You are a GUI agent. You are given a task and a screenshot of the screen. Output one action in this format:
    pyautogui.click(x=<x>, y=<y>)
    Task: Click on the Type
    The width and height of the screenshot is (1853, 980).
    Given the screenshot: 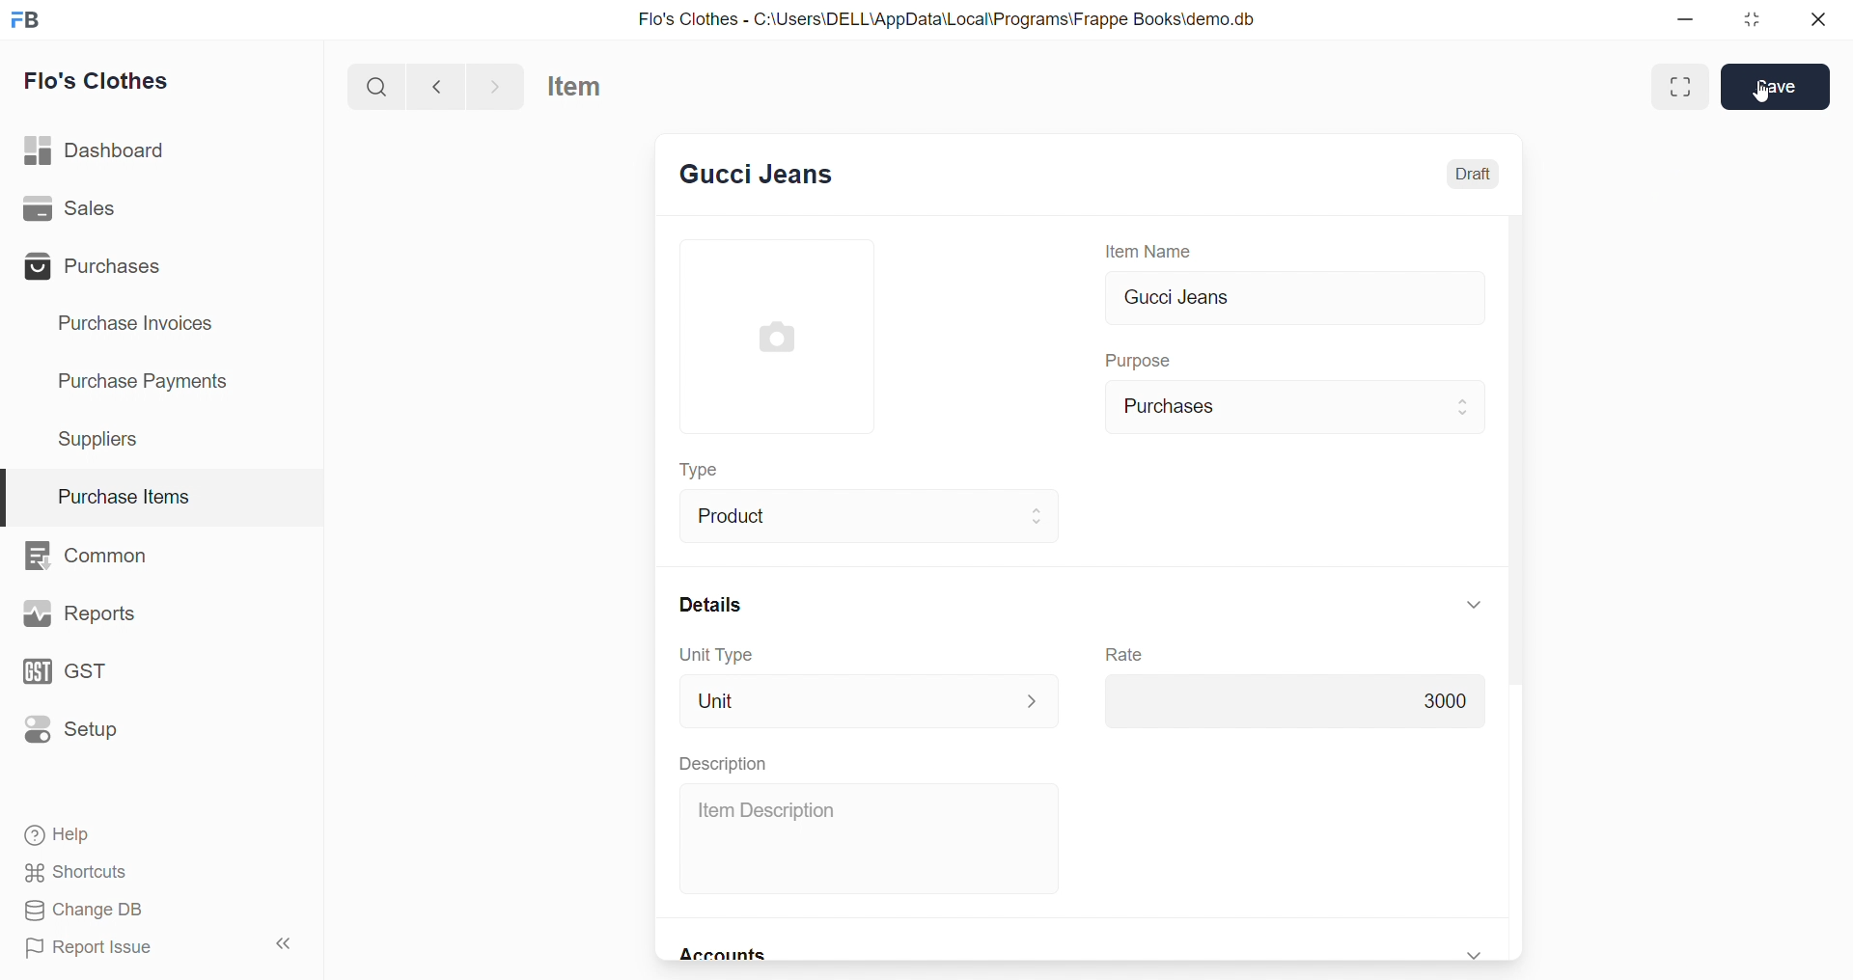 What is the action you would take?
    pyautogui.click(x=707, y=472)
    